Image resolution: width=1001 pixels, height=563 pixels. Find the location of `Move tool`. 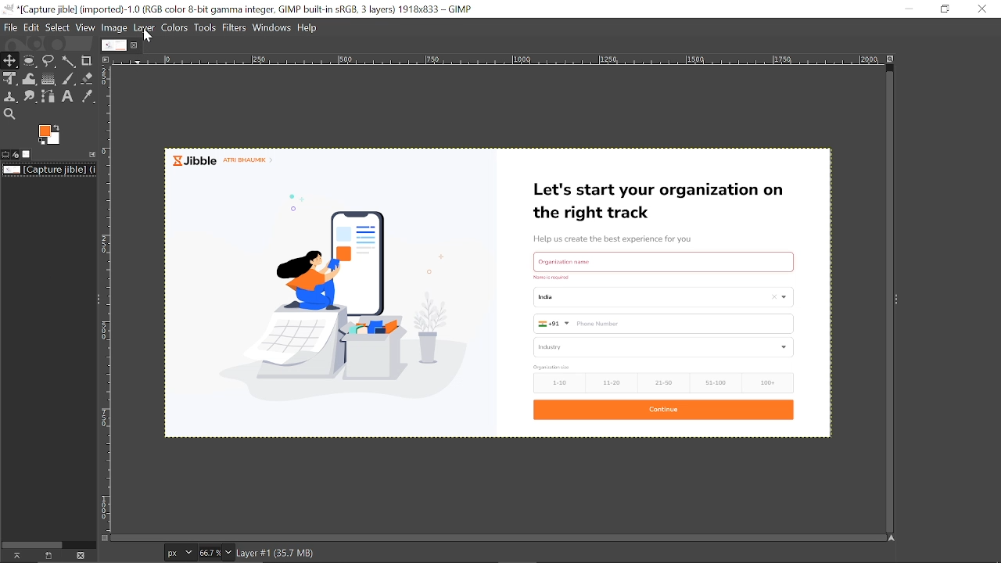

Move tool is located at coordinates (10, 60).